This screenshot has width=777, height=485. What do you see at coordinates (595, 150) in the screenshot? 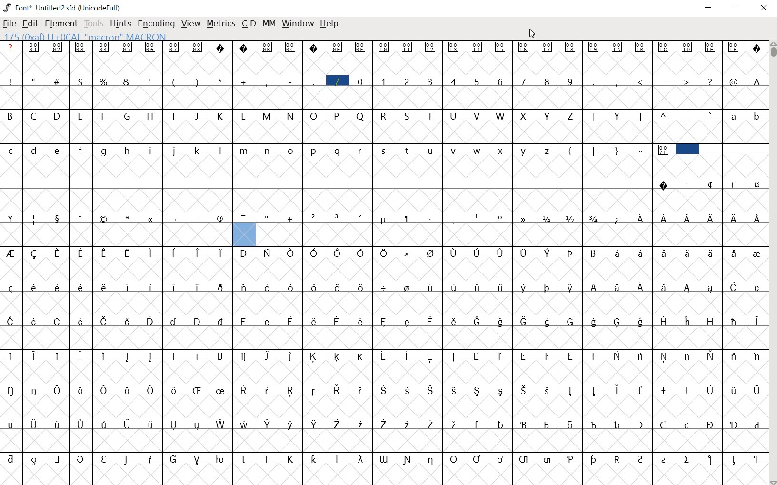
I see `|` at bounding box center [595, 150].